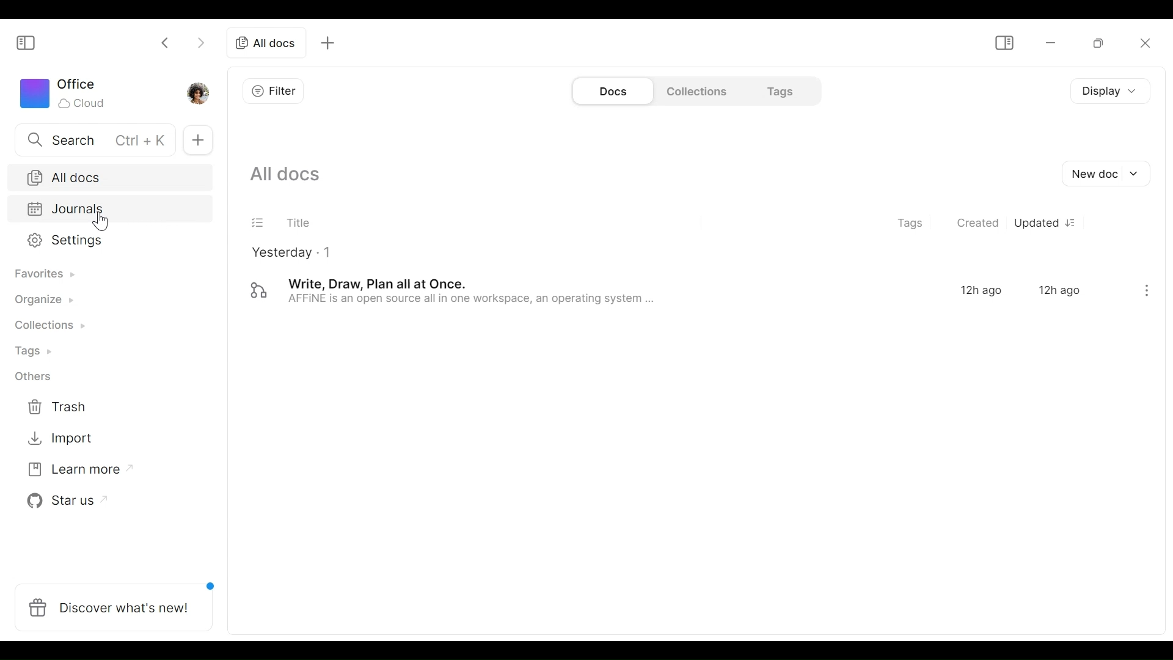 Image resolution: width=1173 pixels, height=660 pixels. What do you see at coordinates (107, 207) in the screenshot?
I see `Journal` at bounding box center [107, 207].